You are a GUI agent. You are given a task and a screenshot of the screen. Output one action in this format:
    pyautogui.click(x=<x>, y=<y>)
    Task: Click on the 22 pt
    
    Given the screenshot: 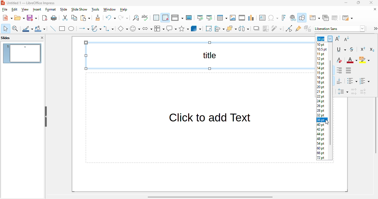 What is the action you would take?
    pyautogui.click(x=321, y=96)
    